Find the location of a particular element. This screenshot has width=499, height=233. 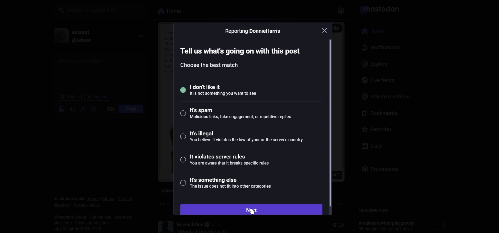

keyboard is located at coordinates (124, 218).